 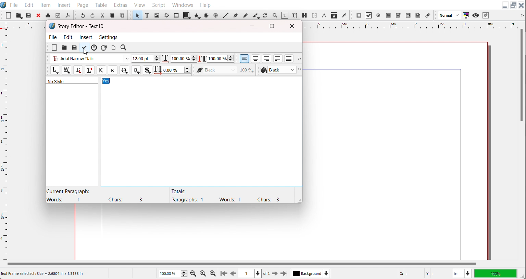 I want to click on Align text center, so click(x=256, y=58).